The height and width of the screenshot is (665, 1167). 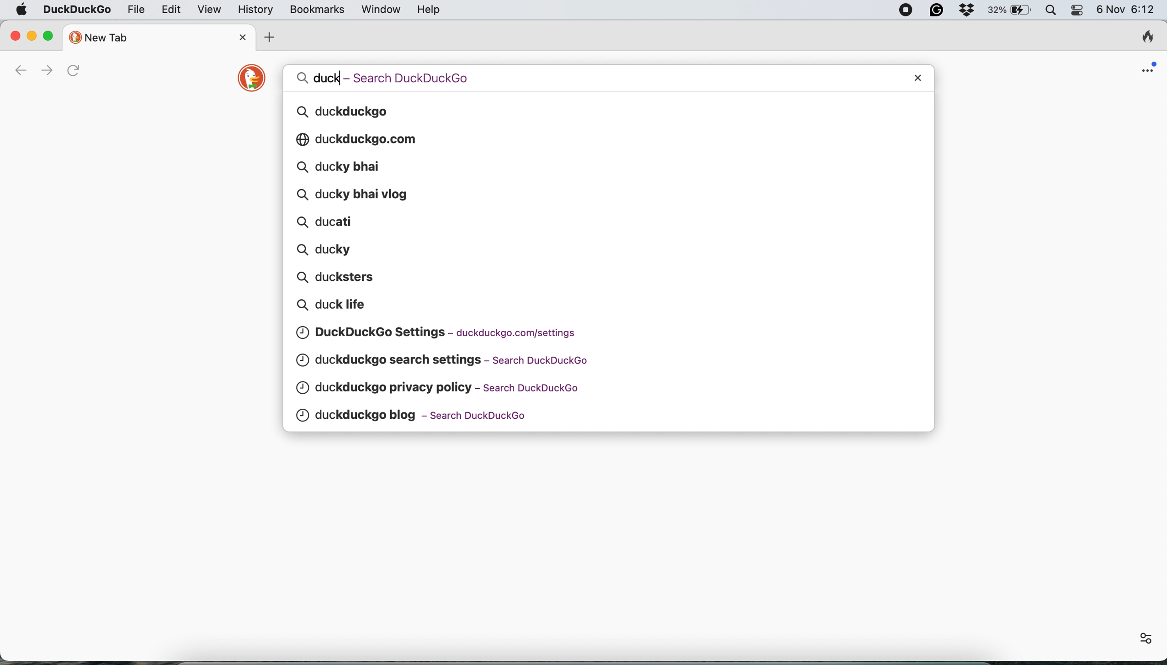 What do you see at coordinates (350, 112) in the screenshot?
I see `duckduckgo` at bounding box center [350, 112].